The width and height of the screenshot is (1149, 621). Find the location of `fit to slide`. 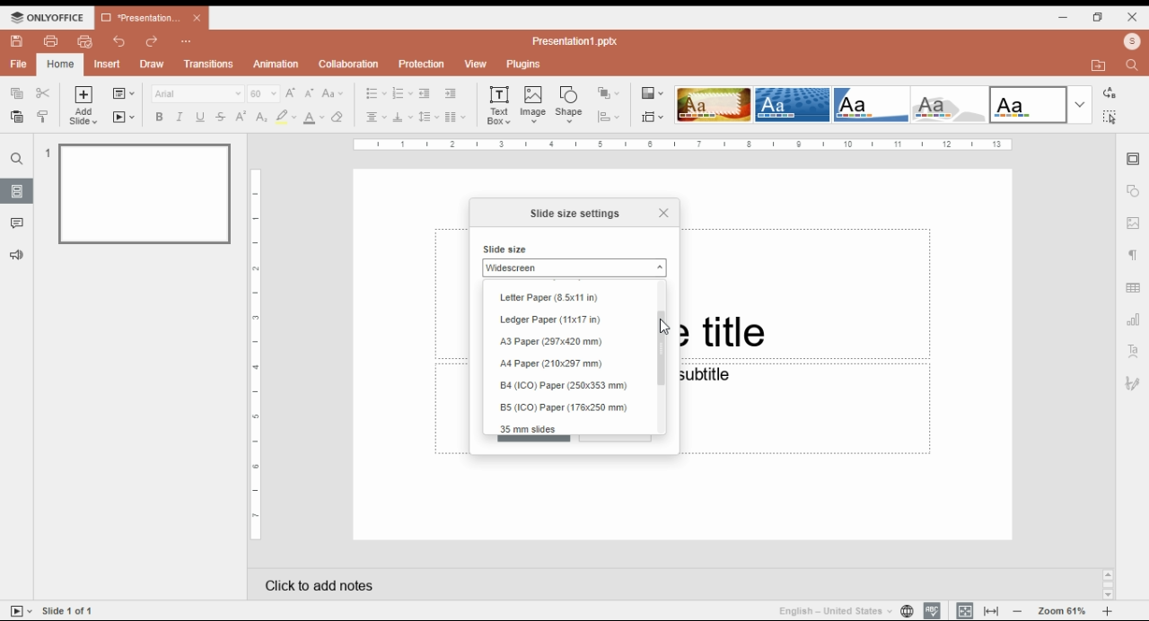

fit to slide is located at coordinates (965, 610).